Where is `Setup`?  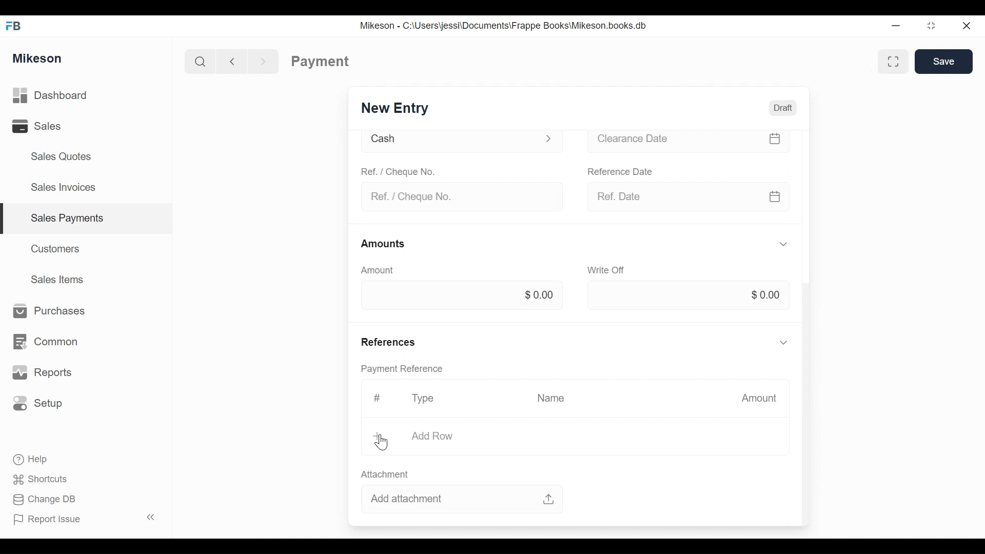
Setup is located at coordinates (41, 404).